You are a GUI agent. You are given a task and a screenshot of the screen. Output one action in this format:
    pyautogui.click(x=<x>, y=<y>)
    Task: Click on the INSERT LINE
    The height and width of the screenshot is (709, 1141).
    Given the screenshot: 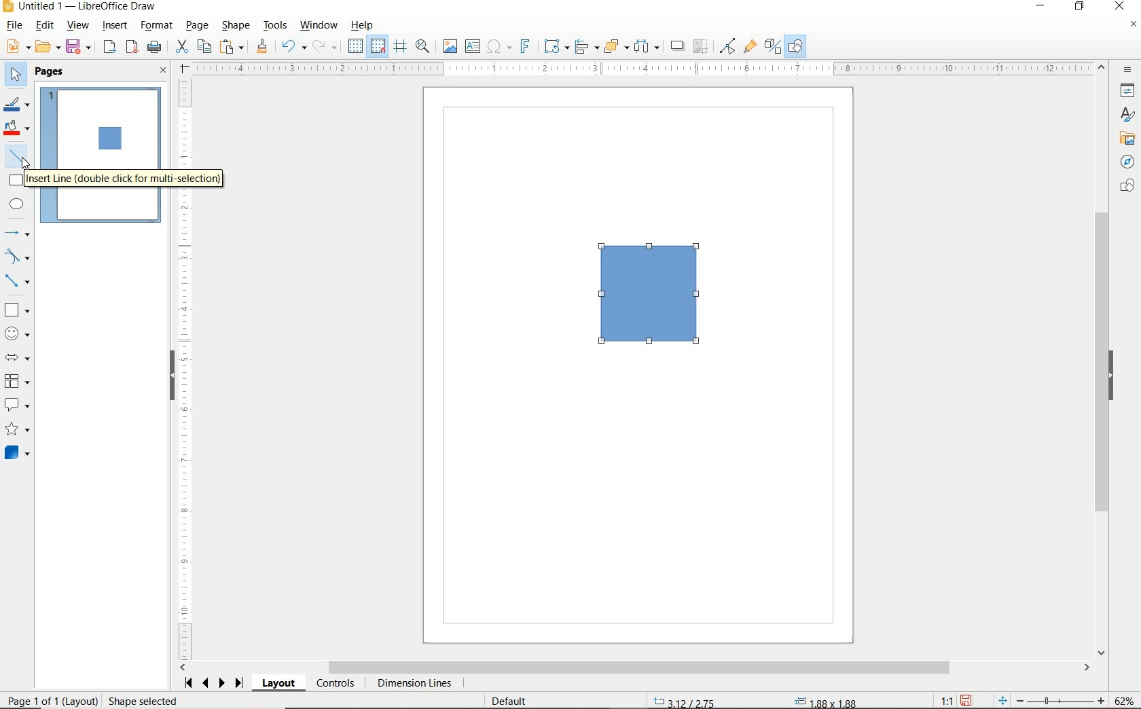 What is the action you would take?
    pyautogui.click(x=18, y=156)
    